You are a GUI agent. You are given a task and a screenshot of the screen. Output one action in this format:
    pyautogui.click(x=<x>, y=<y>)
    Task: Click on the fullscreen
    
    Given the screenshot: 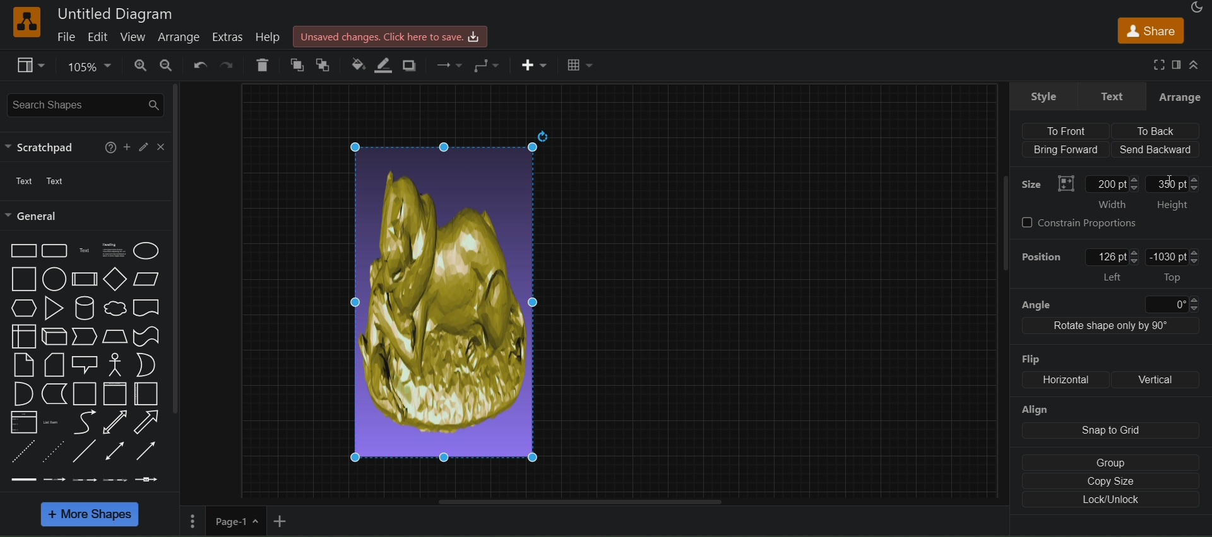 What is the action you would take?
    pyautogui.click(x=1159, y=65)
    